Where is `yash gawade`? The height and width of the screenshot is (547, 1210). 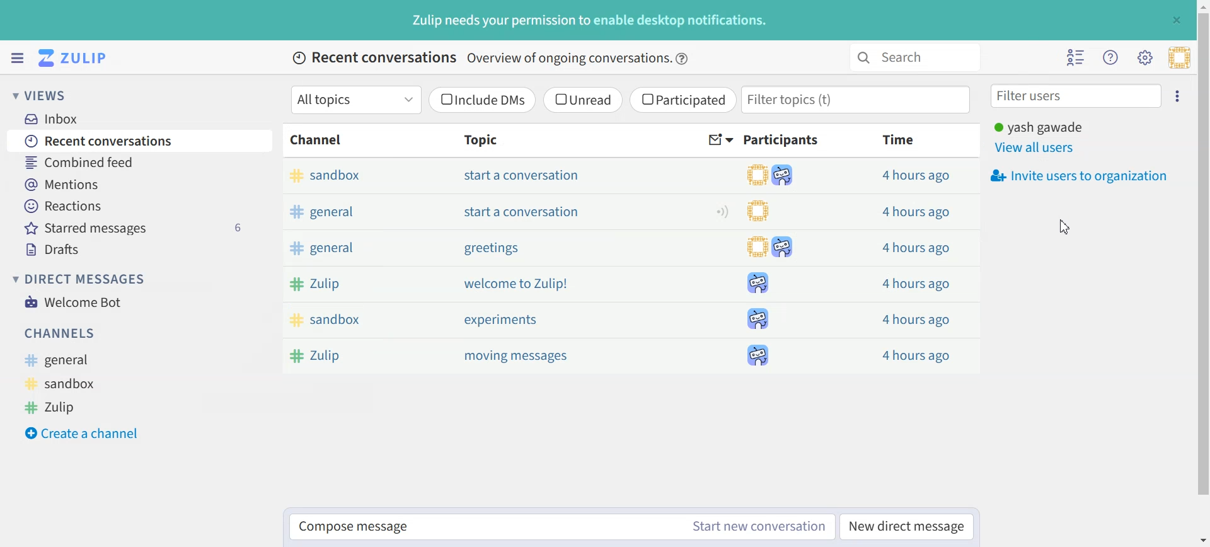 yash gawade is located at coordinates (1039, 126).